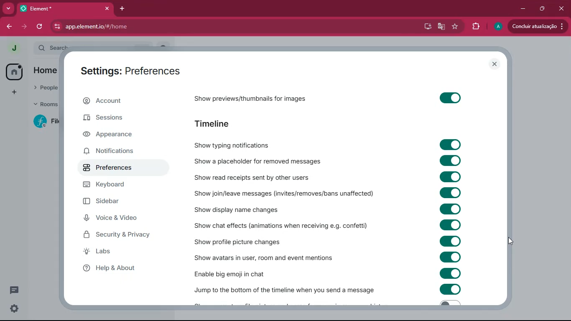  What do you see at coordinates (243, 272) in the screenshot?
I see `enable big emoji in chat` at bounding box center [243, 272].